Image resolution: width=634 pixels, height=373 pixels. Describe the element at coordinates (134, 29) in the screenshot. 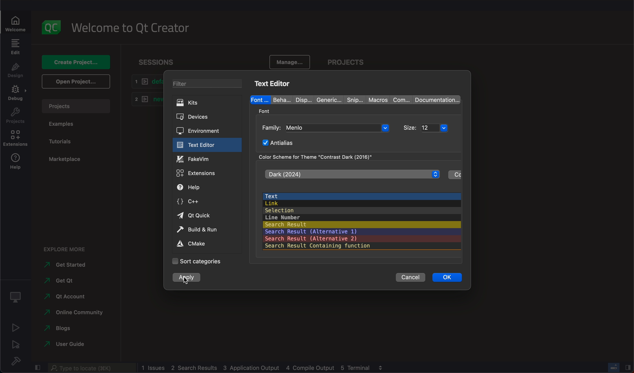

I see `welcome to Qt` at that location.